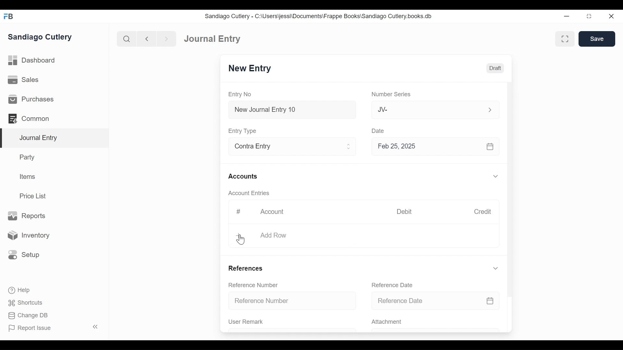 The height and width of the screenshot is (350, 623). Describe the element at coordinates (568, 17) in the screenshot. I see `Minimize` at that location.